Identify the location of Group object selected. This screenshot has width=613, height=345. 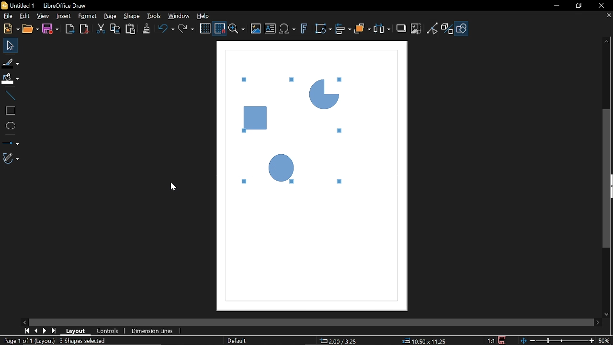
(92, 341).